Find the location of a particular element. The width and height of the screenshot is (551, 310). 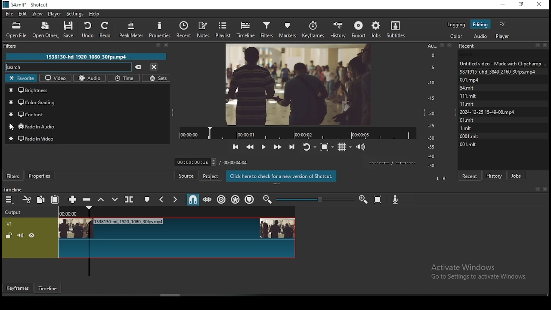

peak meter is located at coordinates (130, 29).